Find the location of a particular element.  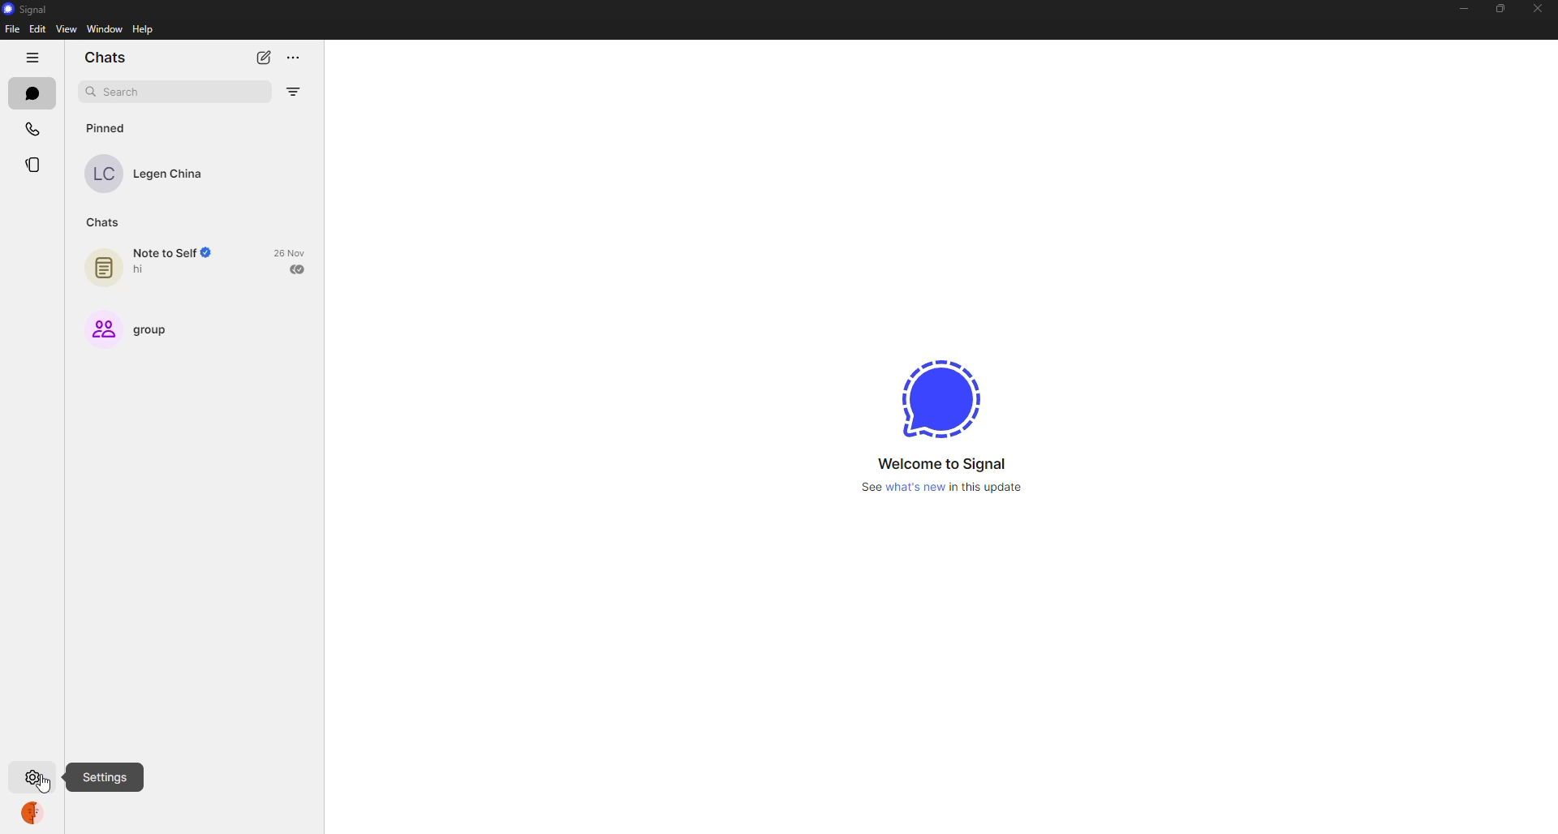

signal is located at coordinates (938, 400).